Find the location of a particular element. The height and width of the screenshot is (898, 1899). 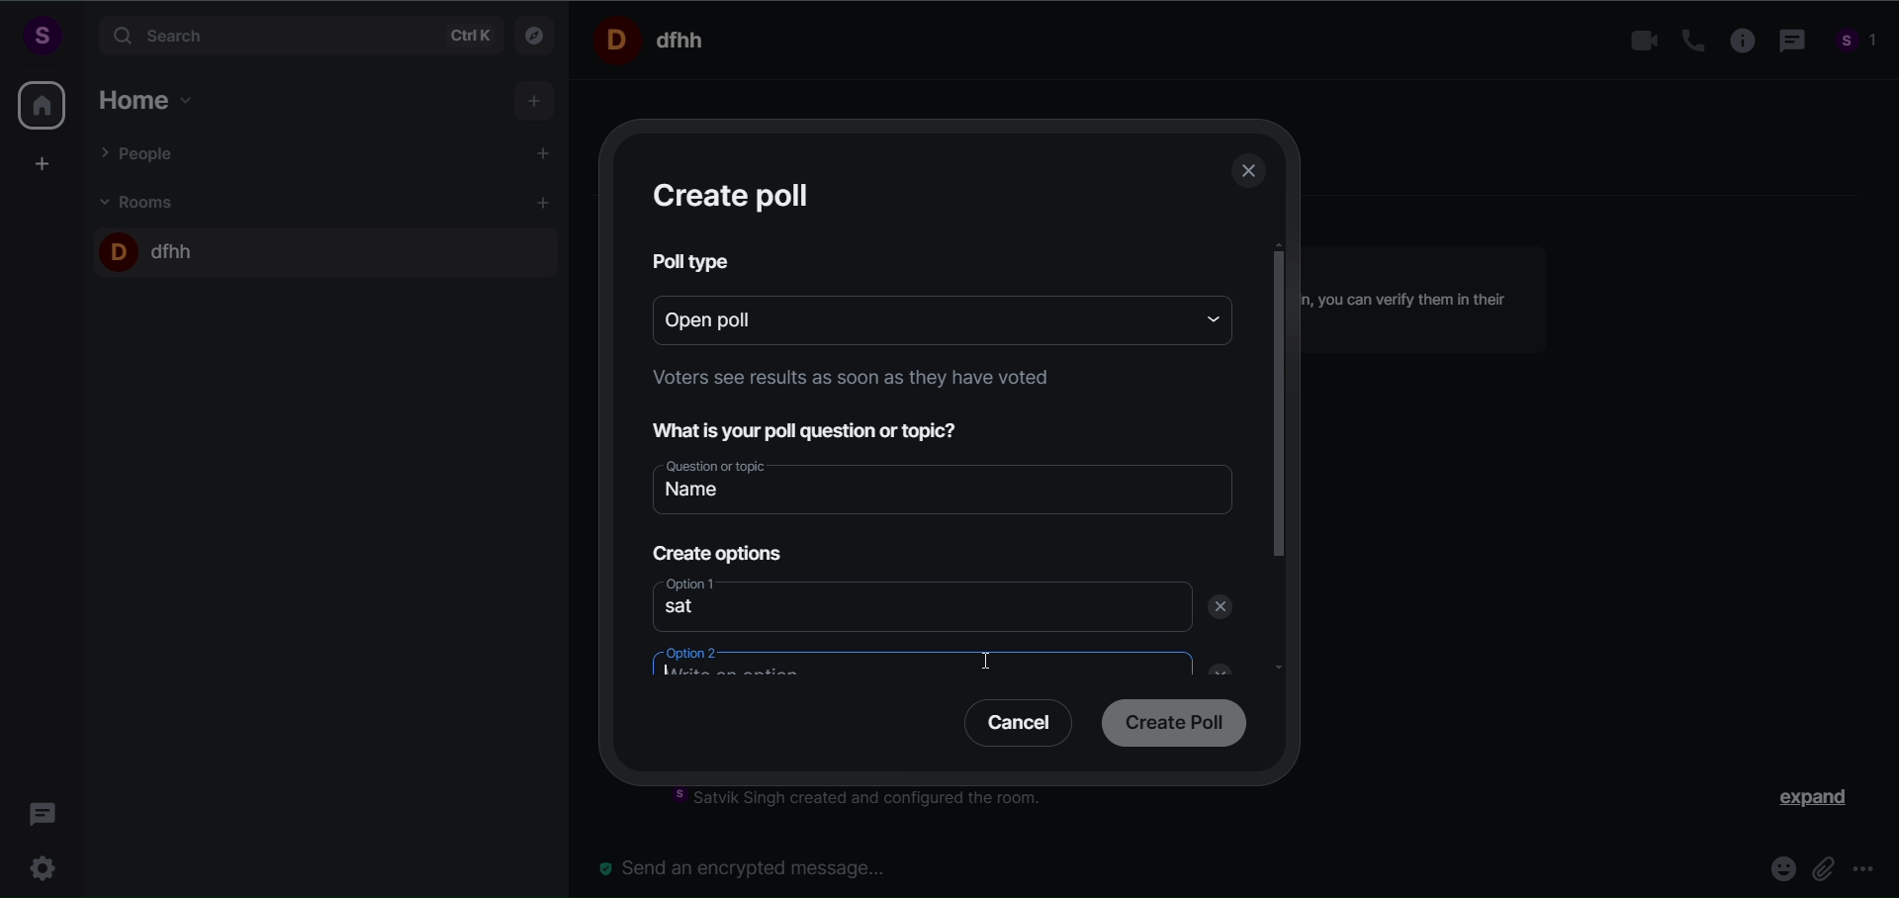

attachment is located at coordinates (1825, 867).